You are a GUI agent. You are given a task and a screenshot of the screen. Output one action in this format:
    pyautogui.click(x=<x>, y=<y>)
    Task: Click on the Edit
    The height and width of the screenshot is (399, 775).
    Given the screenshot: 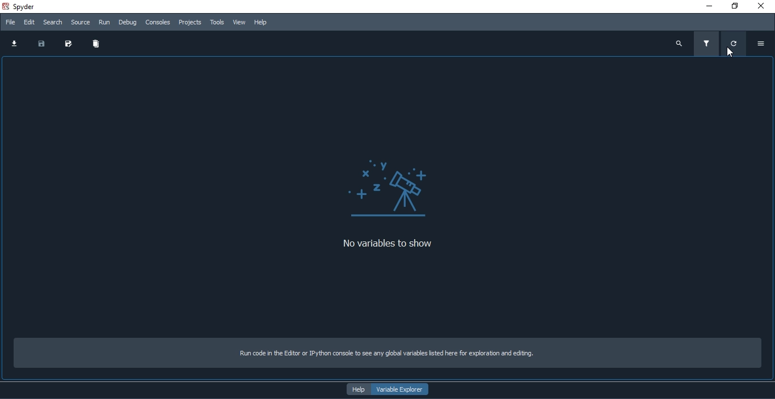 What is the action you would take?
    pyautogui.click(x=30, y=22)
    